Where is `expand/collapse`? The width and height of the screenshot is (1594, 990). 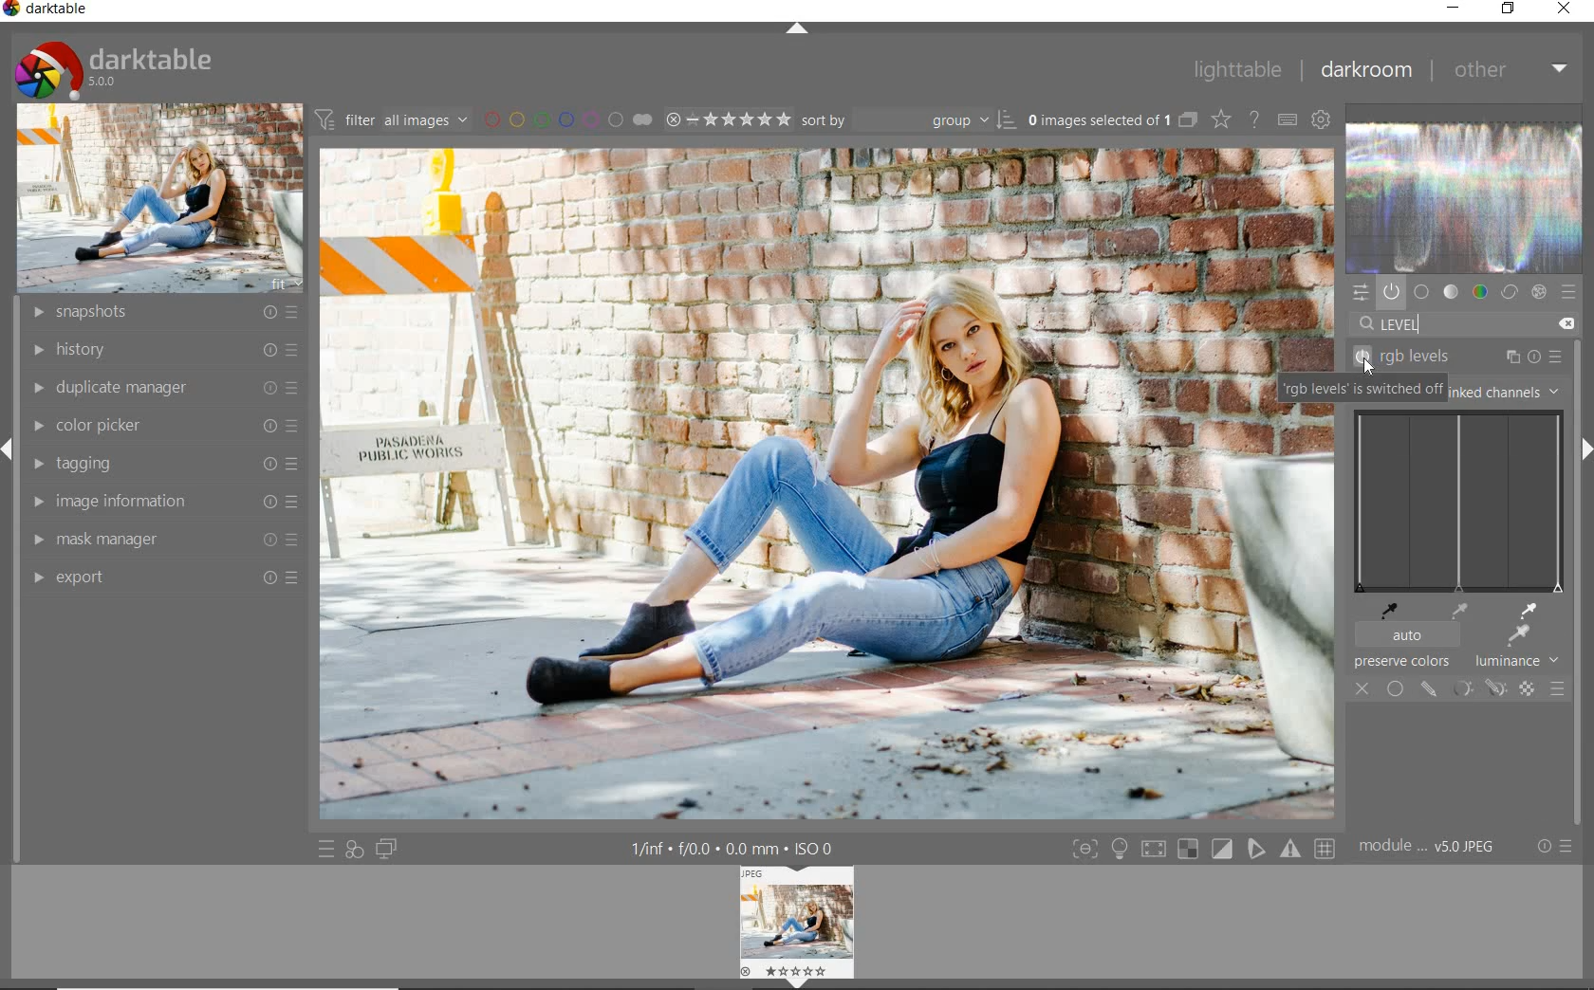
expand/collapse is located at coordinates (1586, 451).